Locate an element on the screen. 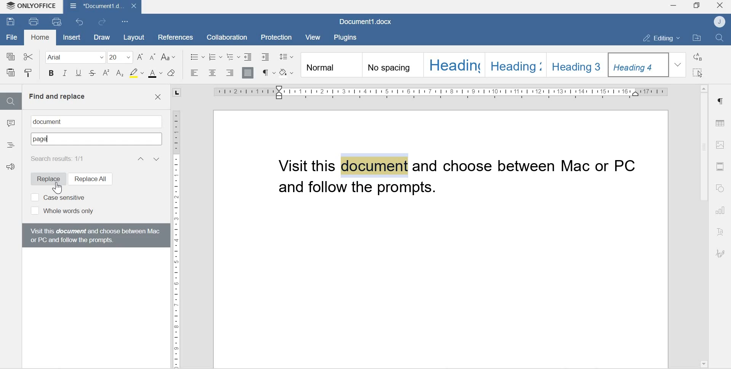 The image size is (731, 369). Insert is located at coordinates (71, 37).